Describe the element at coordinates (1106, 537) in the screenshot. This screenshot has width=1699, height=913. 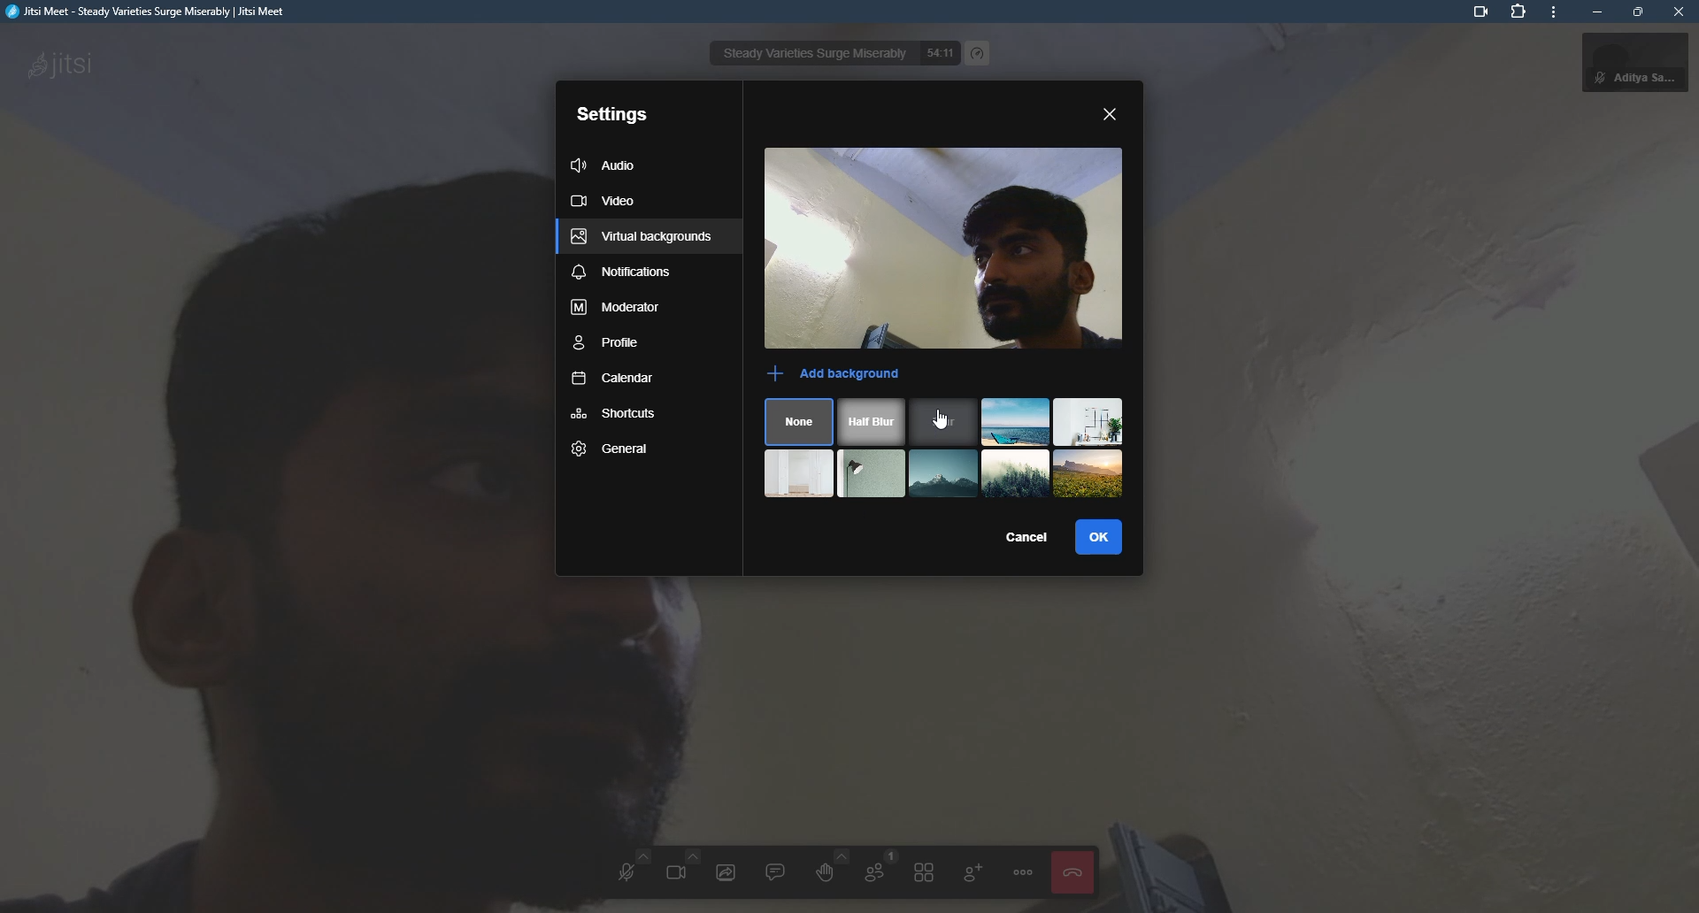
I see `ok` at that location.